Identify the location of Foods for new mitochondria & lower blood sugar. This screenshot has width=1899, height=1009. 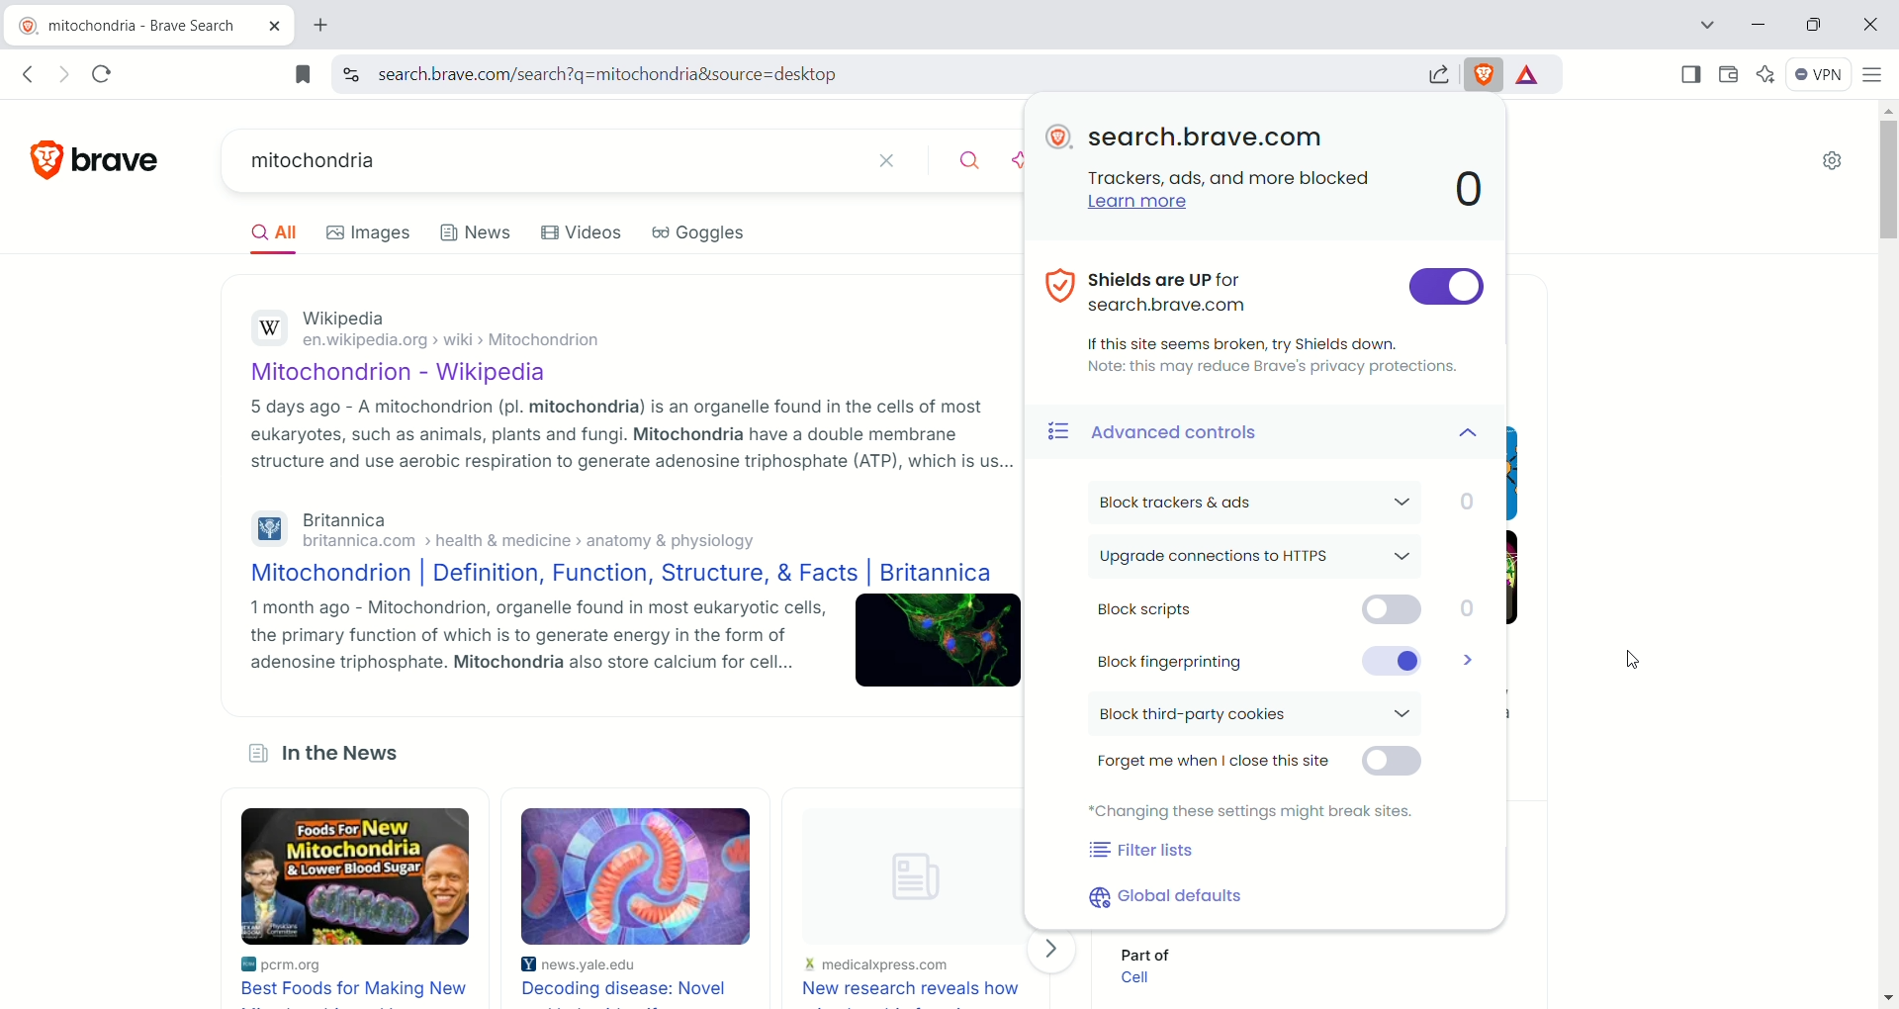
(358, 876).